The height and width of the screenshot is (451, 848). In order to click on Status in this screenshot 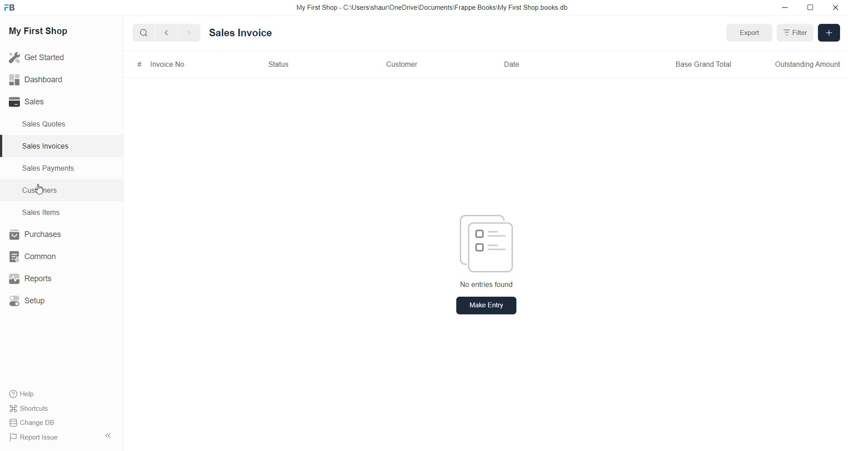, I will do `click(277, 65)`.